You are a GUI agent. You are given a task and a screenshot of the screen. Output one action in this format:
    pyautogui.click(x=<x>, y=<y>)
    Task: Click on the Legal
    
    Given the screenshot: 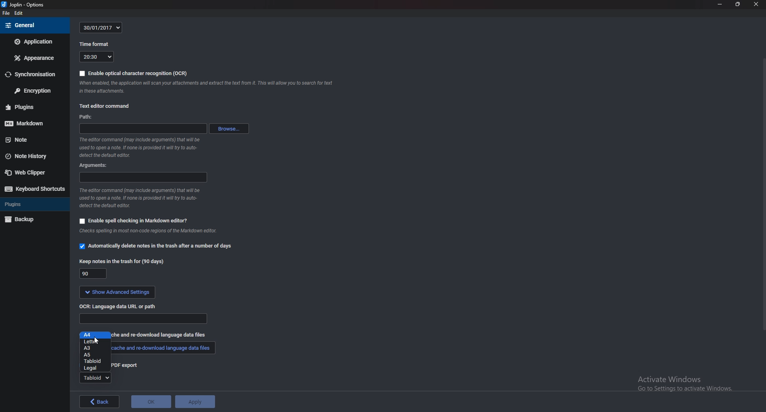 What is the action you would take?
    pyautogui.click(x=95, y=368)
    